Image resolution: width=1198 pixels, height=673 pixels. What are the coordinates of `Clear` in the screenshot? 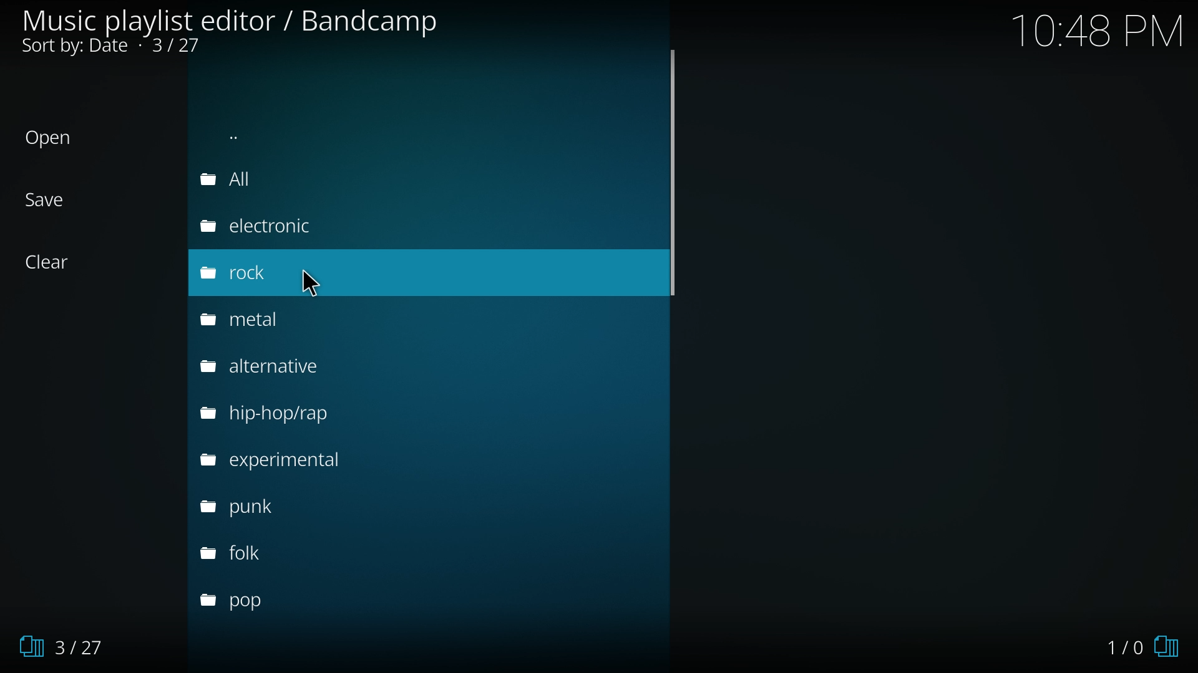 It's located at (58, 262).